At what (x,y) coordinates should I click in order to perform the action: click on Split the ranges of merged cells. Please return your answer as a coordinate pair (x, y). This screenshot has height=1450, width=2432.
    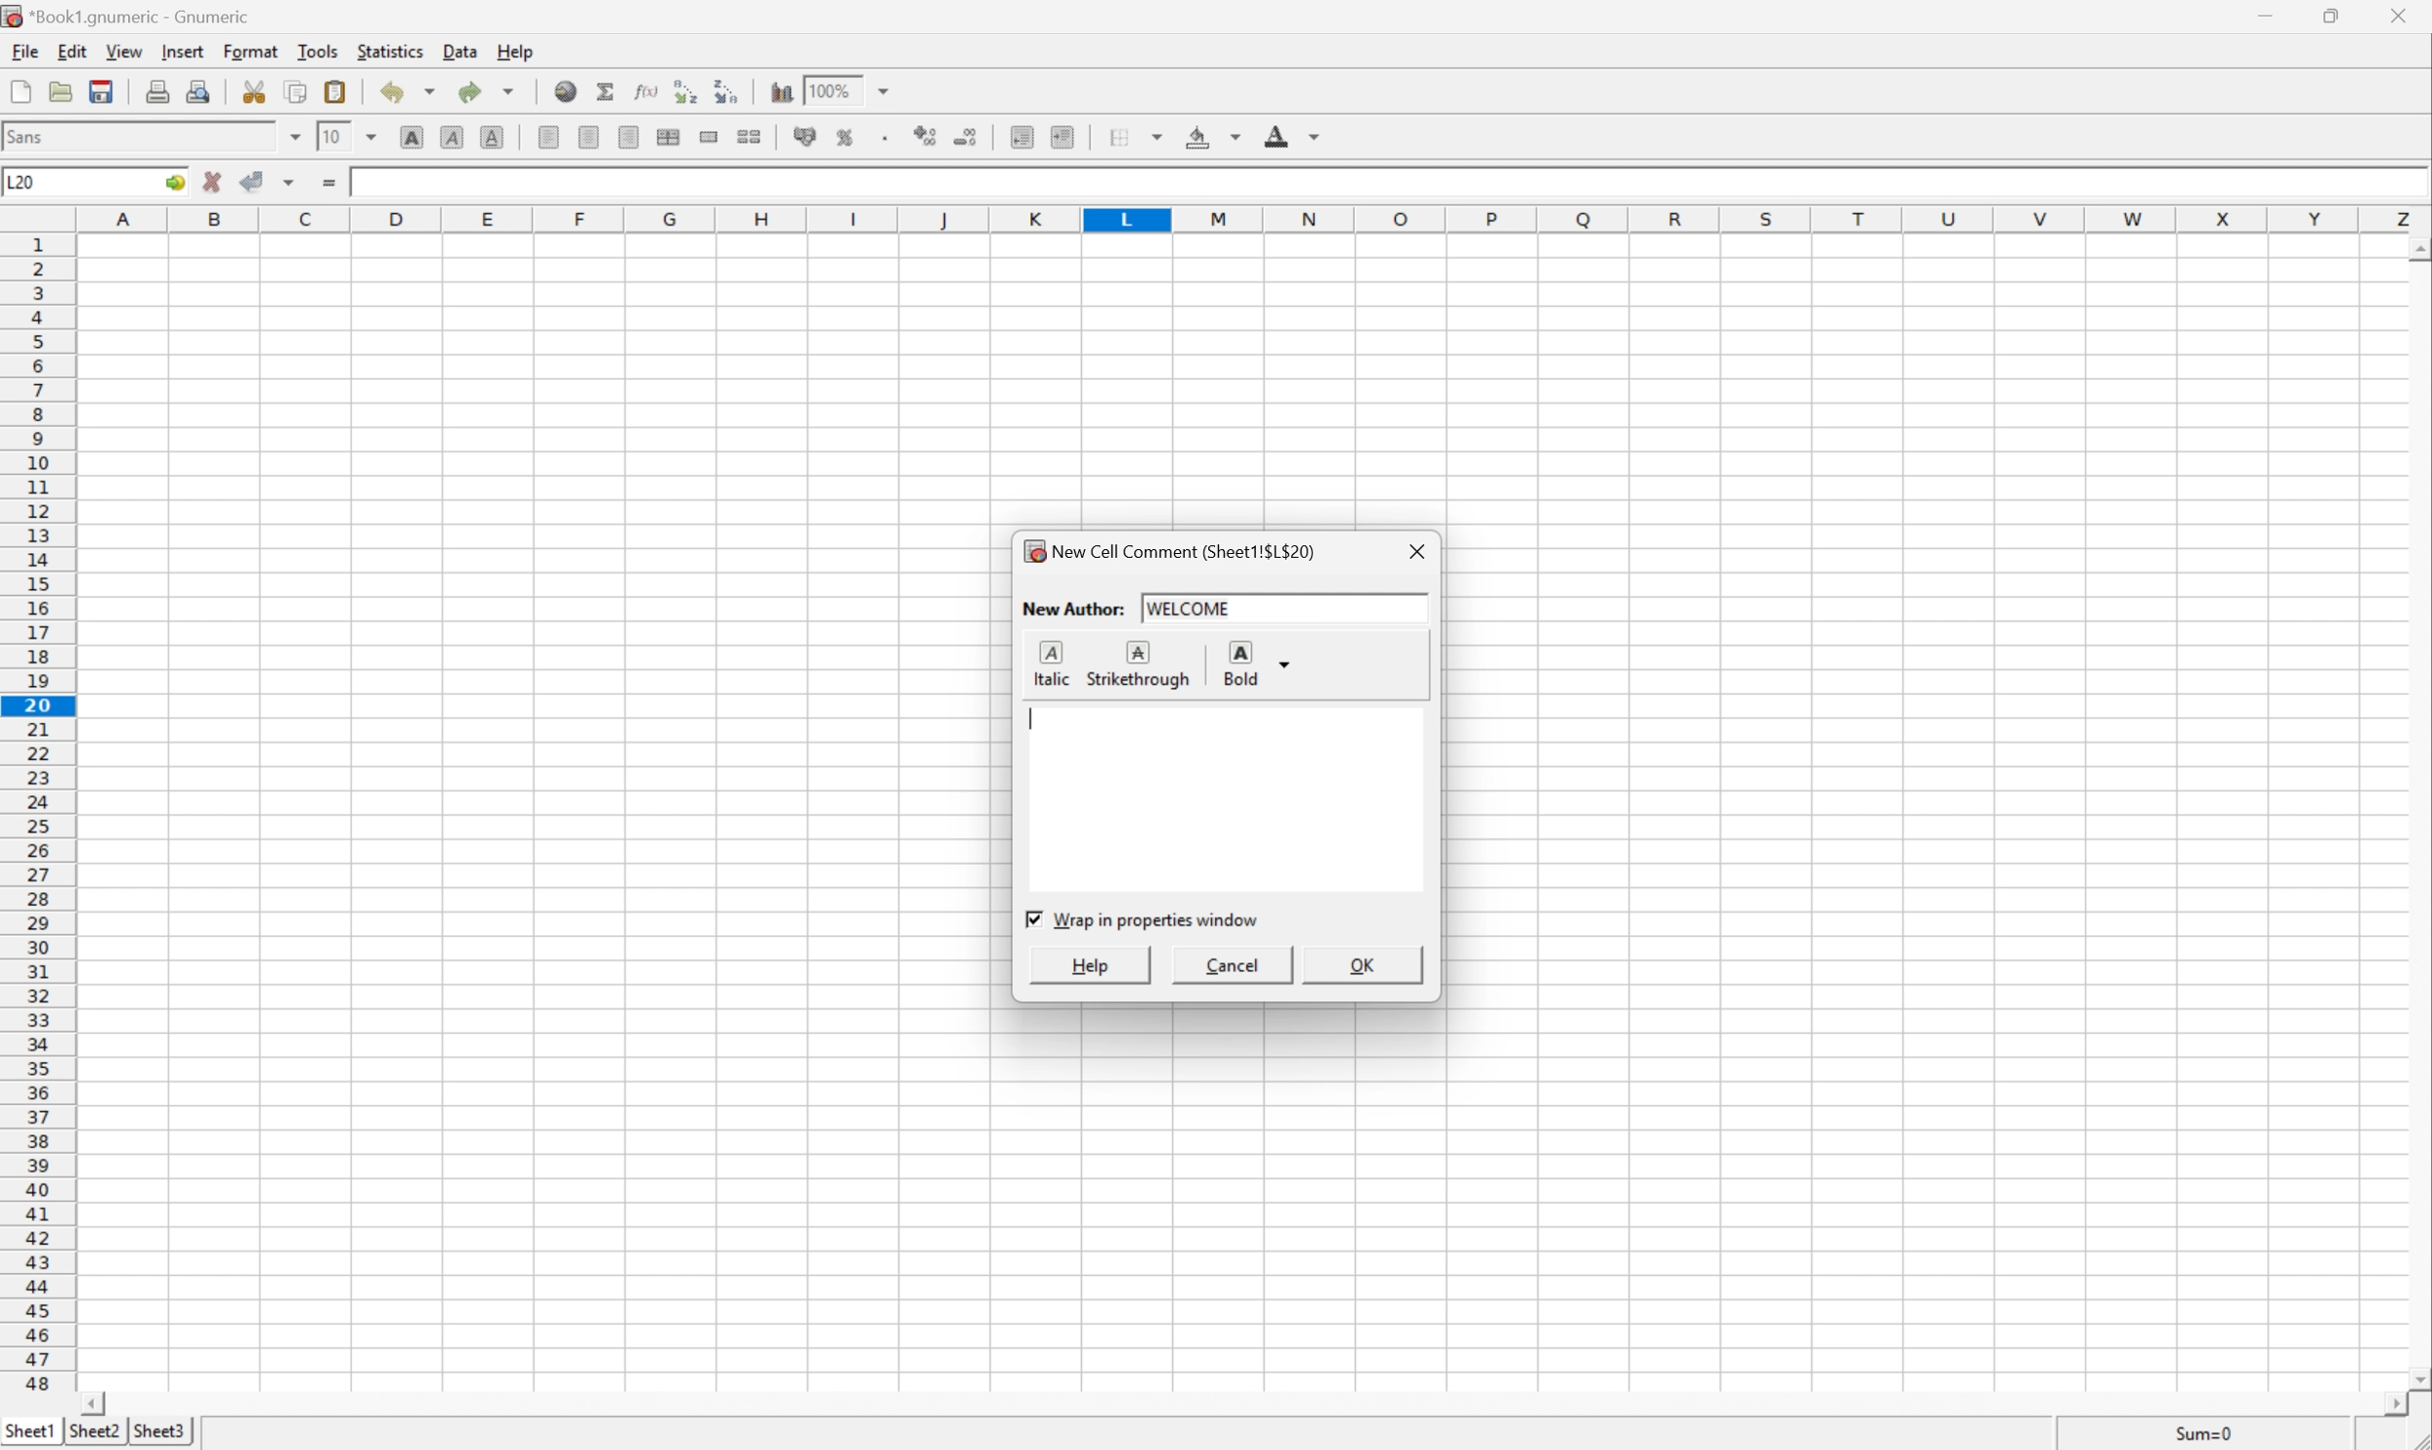
    Looking at the image, I should click on (751, 134).